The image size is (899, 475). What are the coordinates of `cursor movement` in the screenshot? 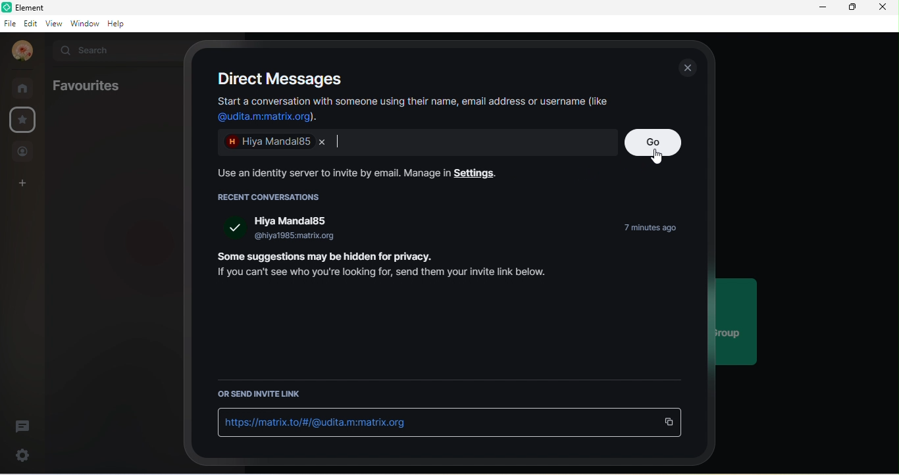 It's located at (659, 157).